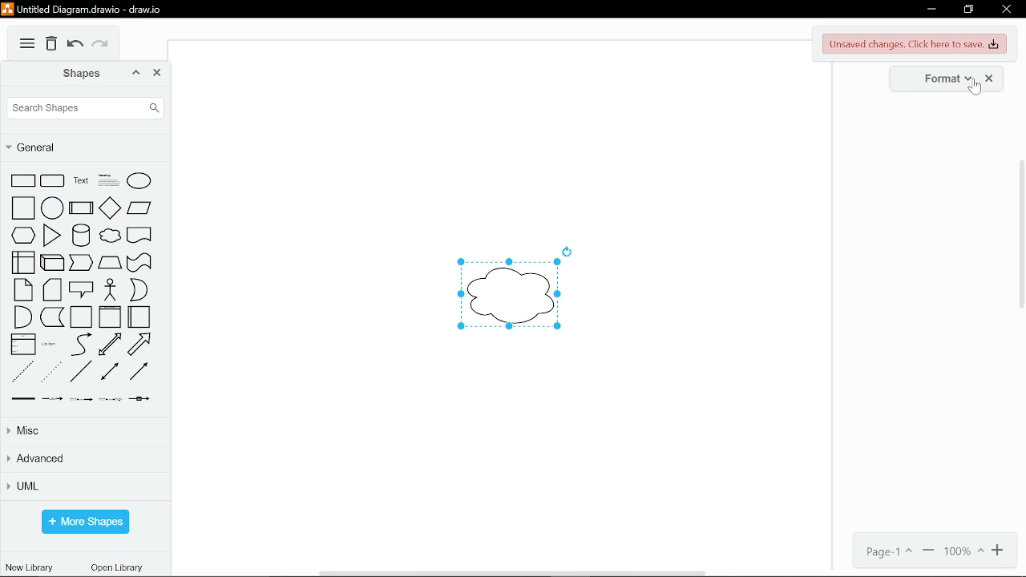 The height and width of the screenshot is (577, 1026). What do you see at coordinates (52, 208) in the screenshot?
I see `circle` at bounding box center [52, 208].